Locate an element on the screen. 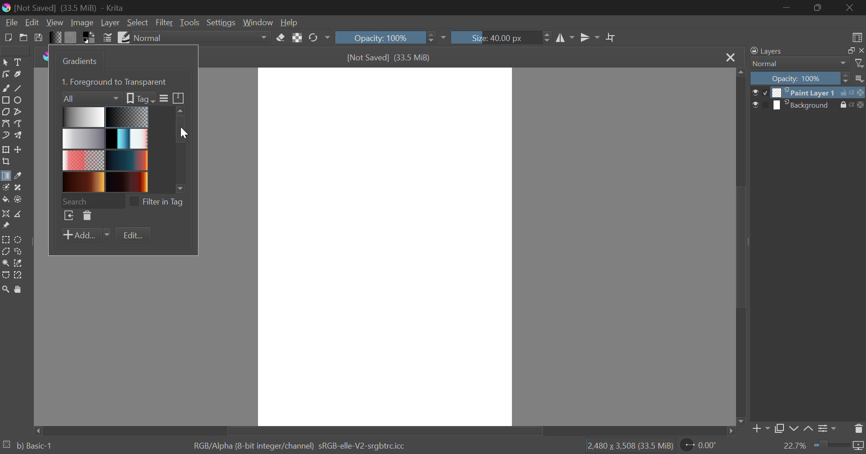  preview is located at coordinates (760, 106).